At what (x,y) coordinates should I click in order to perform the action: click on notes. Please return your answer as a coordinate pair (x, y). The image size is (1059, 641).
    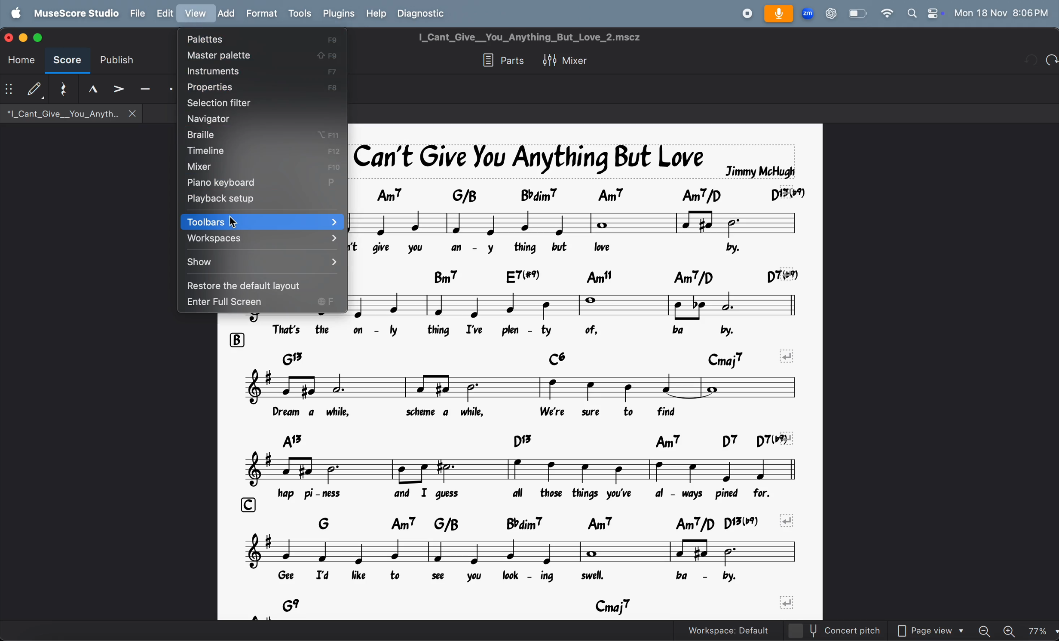
    Looking at the image, I should click on (576, 223).